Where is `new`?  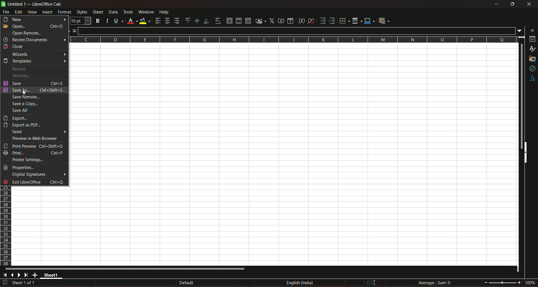
new is located at coordinates (34, 20).